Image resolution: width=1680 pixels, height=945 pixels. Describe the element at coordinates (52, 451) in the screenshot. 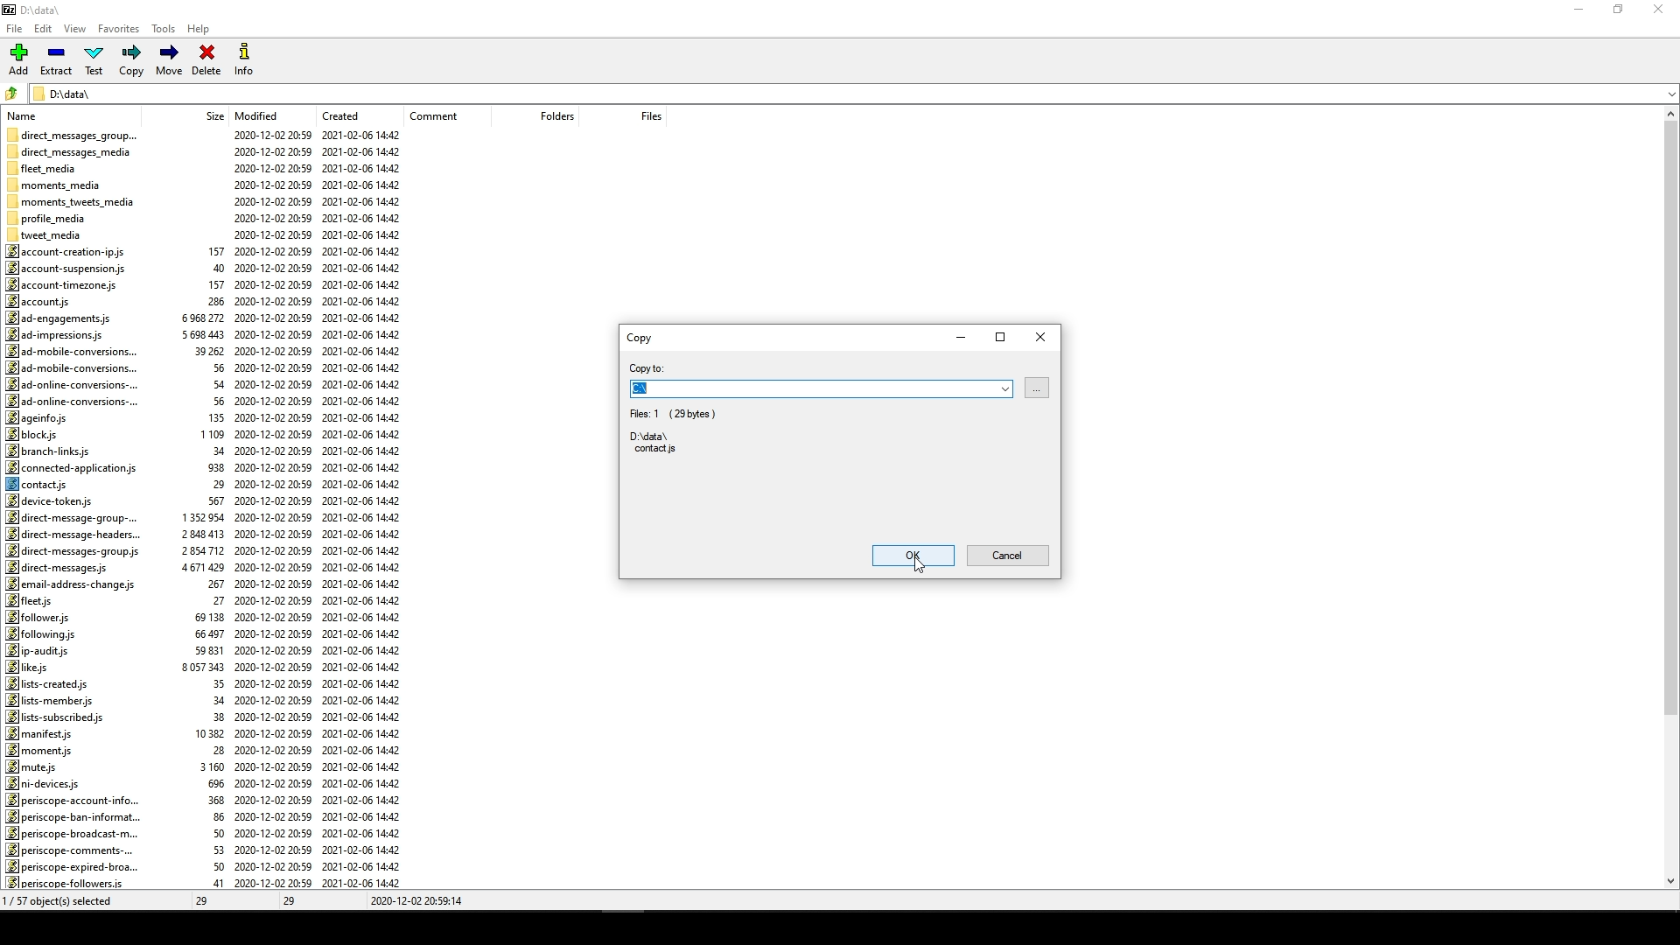

I see `branch-links.js` at that location.